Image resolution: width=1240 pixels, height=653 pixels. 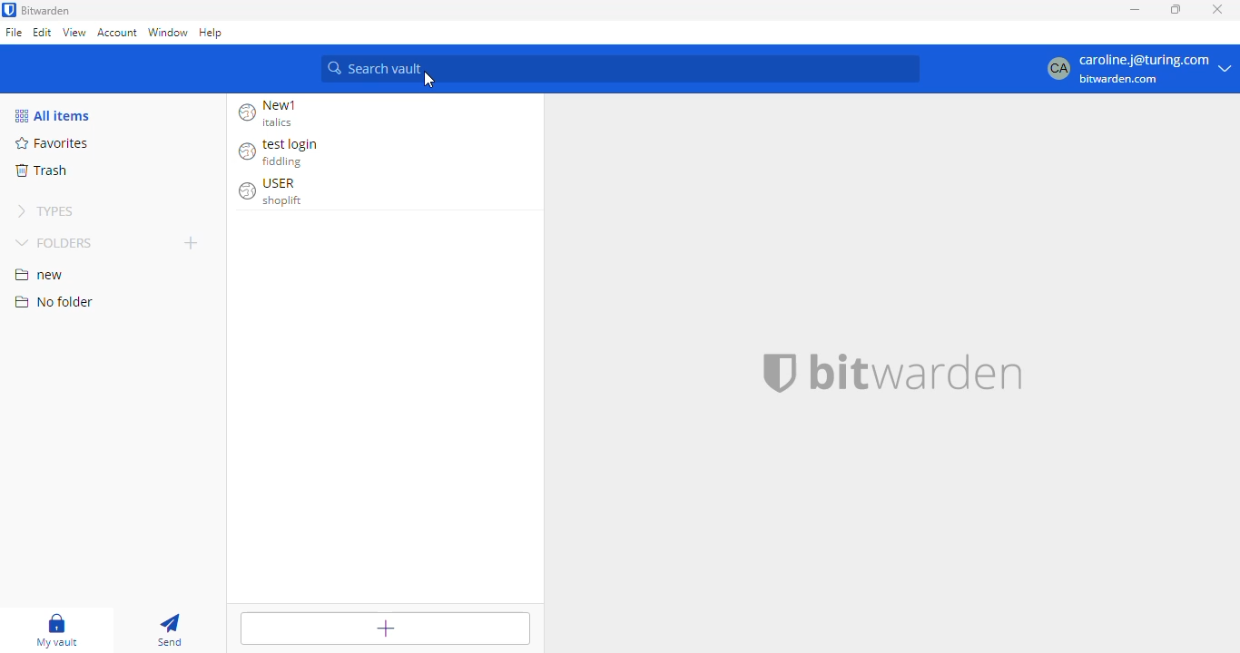 I want to click on window, so click(x=167, y=33).